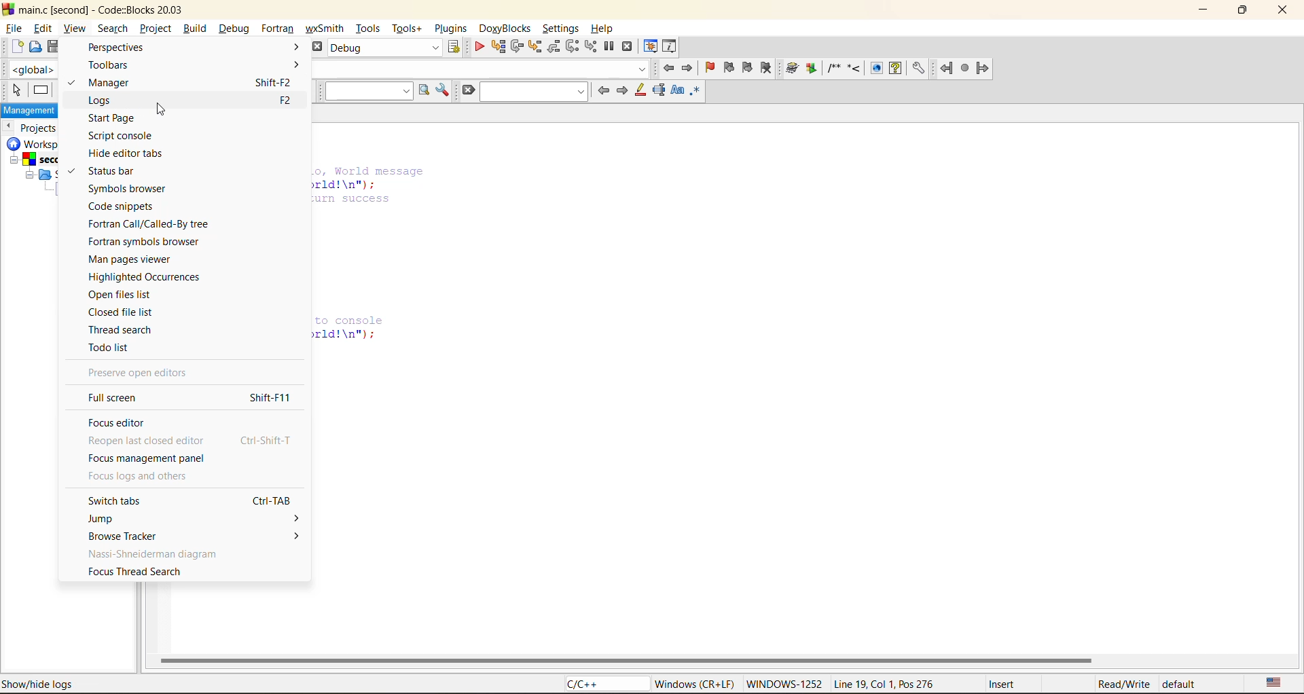 Image resolution: width=1304 pixels, height=694 pixels. I want to click on perspectives, so click(117, 46).